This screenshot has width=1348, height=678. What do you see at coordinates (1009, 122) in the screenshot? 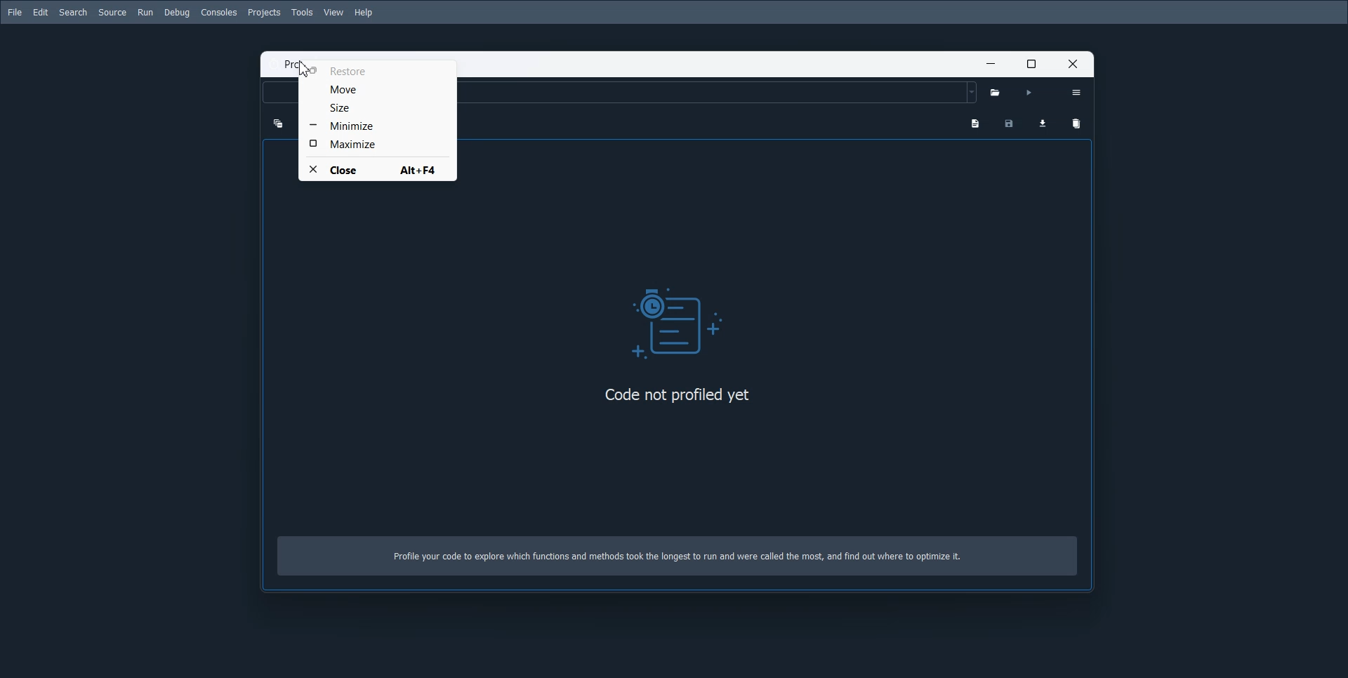
I see `Save Profiling data` at bounding box center [1009, 122].